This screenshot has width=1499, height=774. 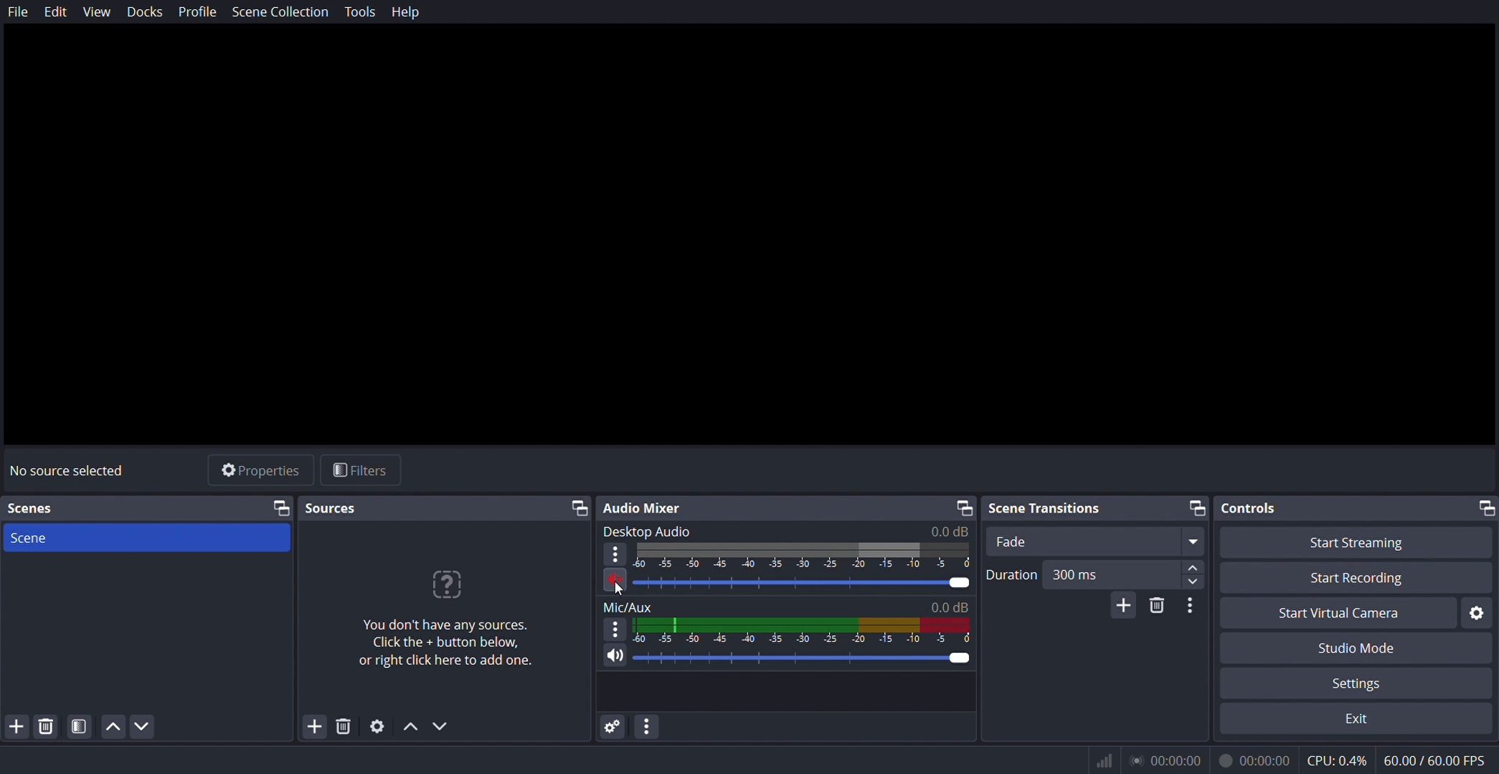 What do you see at coordinates (1358, 719) in the screenshot?
I see `exit` at bounding box center [1358, 719].